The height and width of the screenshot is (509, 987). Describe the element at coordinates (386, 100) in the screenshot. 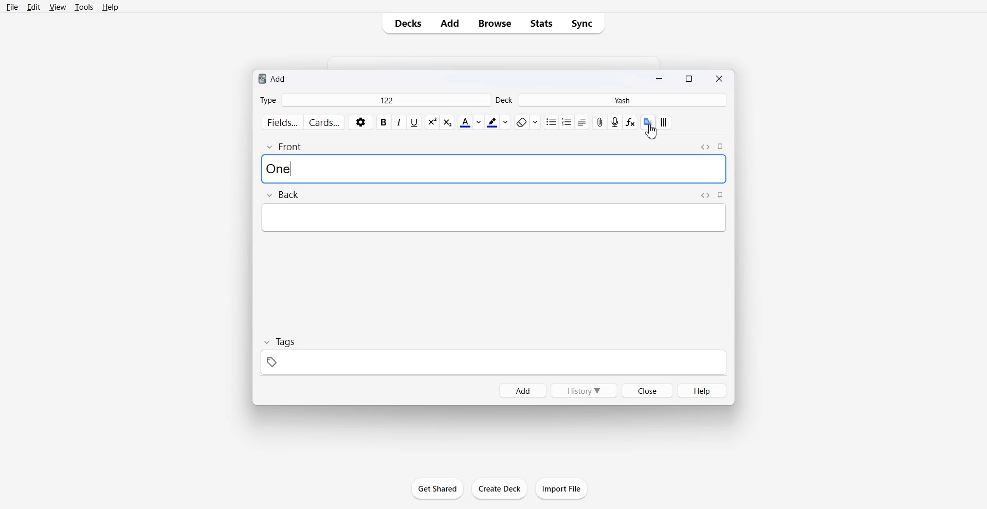

I see `122` at that location.